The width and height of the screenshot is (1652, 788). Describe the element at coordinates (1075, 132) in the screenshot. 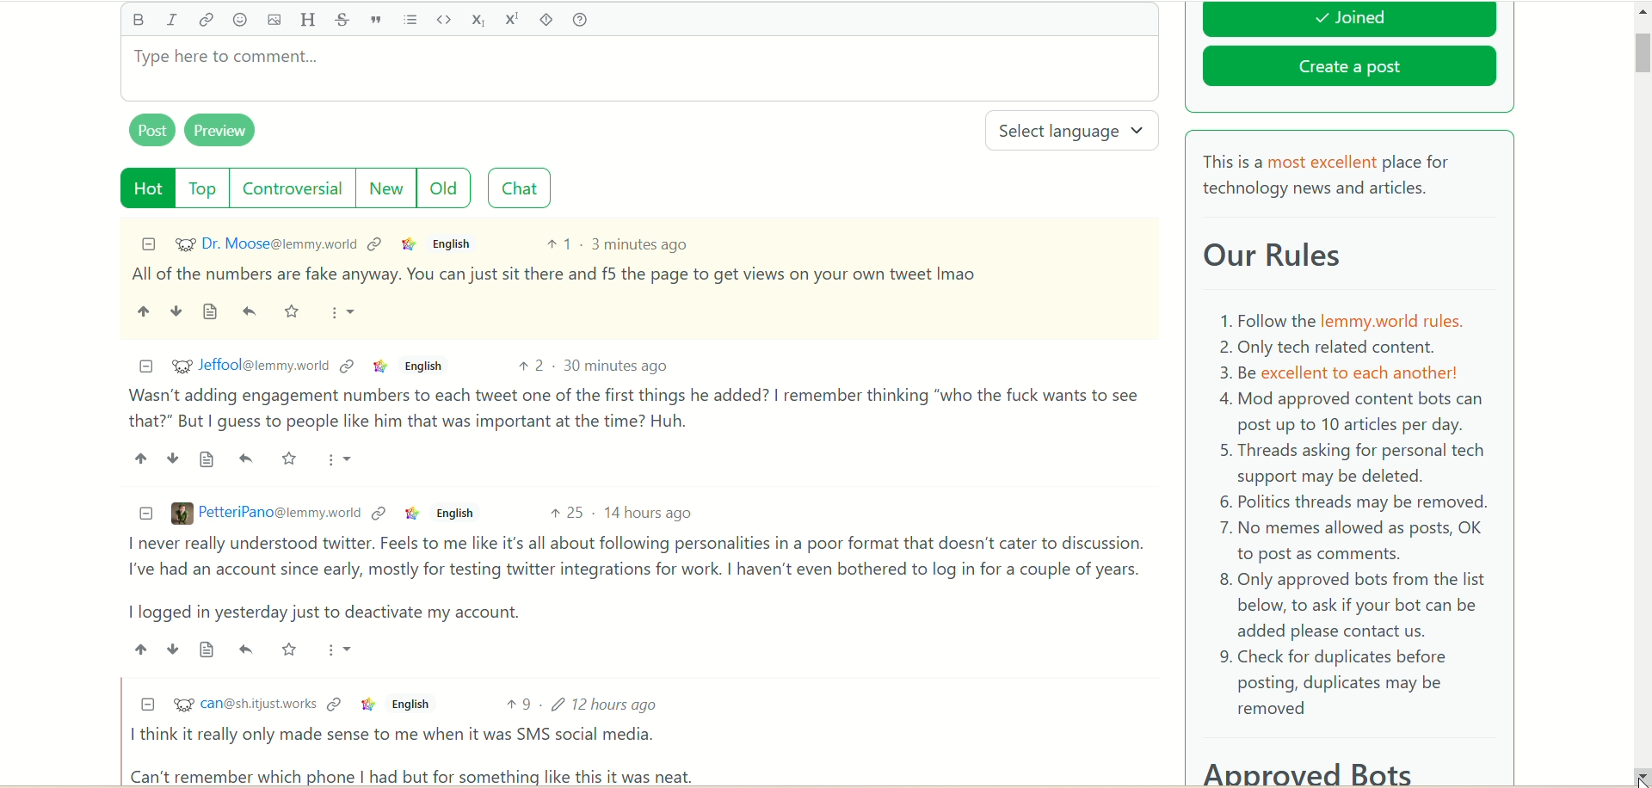

I see `select language` at that location.